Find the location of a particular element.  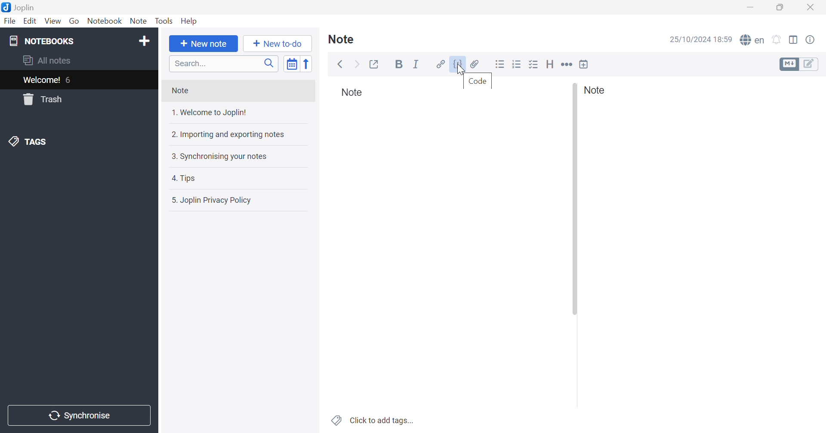

1. Welcome to Joplin! is located at coordinates (207, 113).